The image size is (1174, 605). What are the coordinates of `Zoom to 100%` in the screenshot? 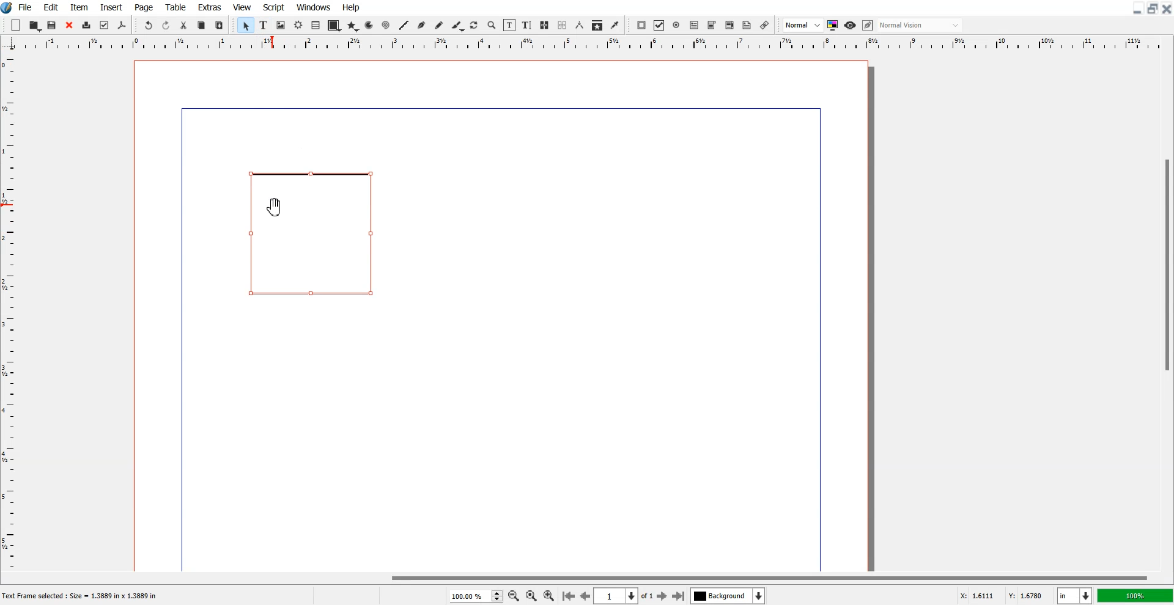 It's located at (531, 596).